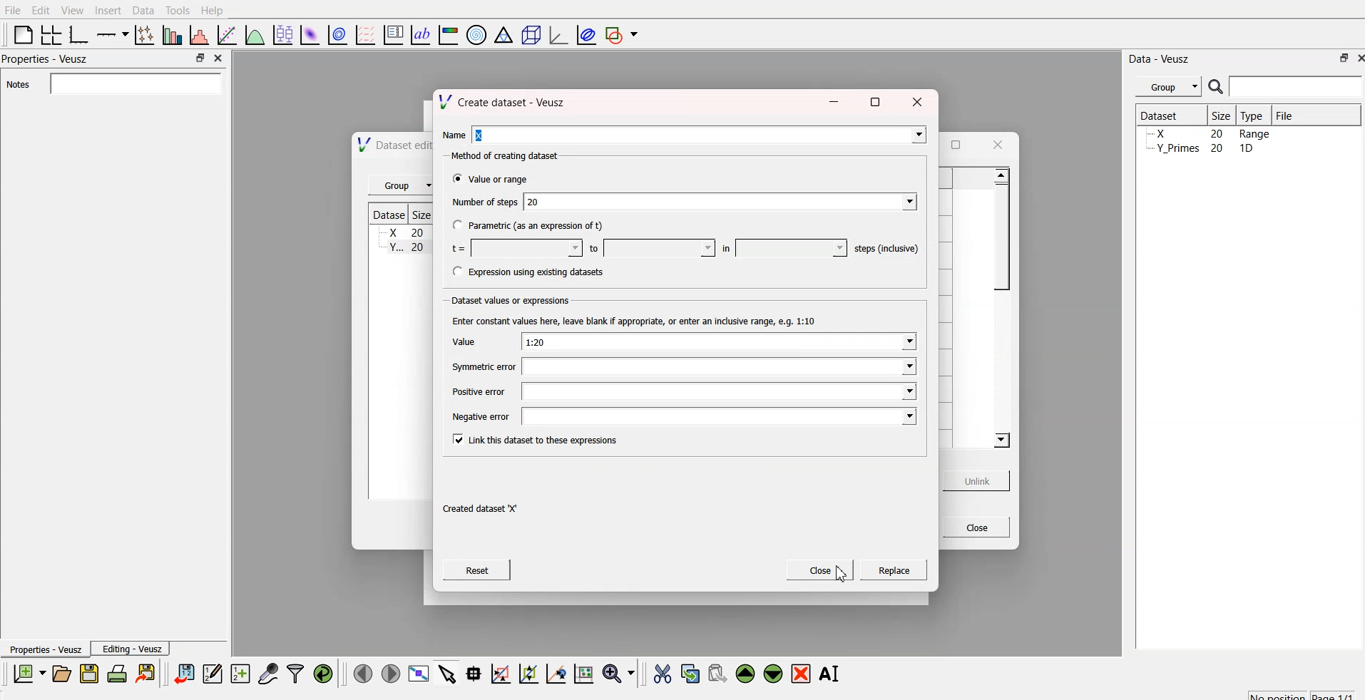  I want to click on add shape to plot, so click(625, 33).